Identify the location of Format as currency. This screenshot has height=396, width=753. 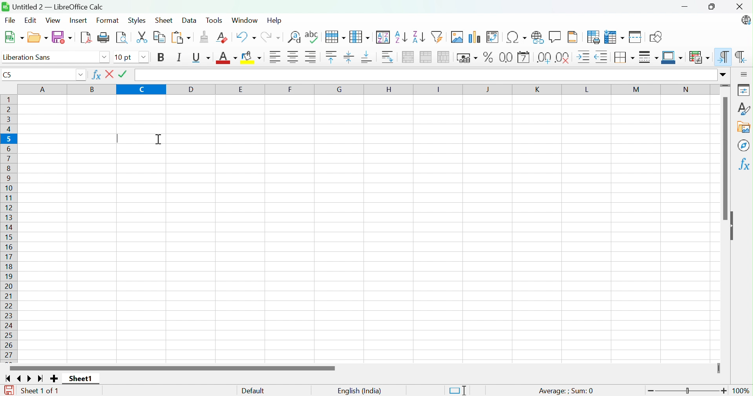
(468, 58).